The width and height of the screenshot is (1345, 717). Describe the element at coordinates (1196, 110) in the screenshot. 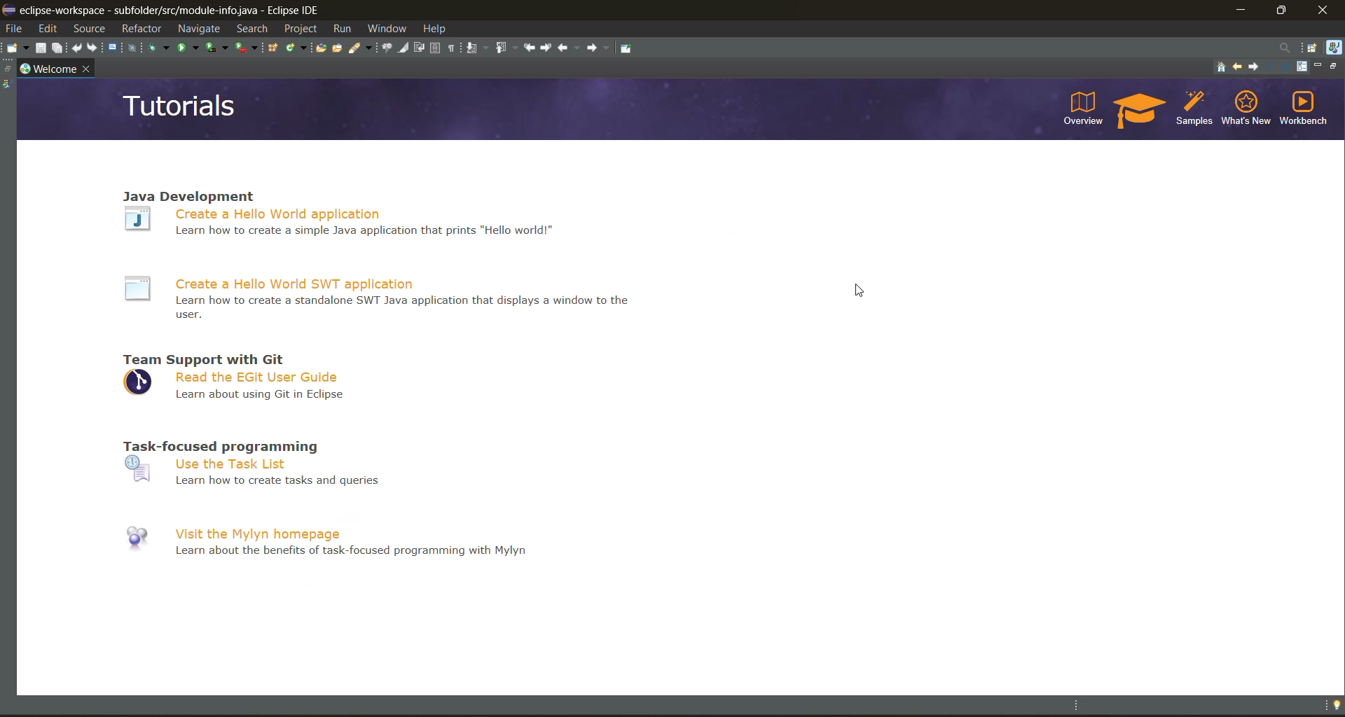

I see `samples` at that location.